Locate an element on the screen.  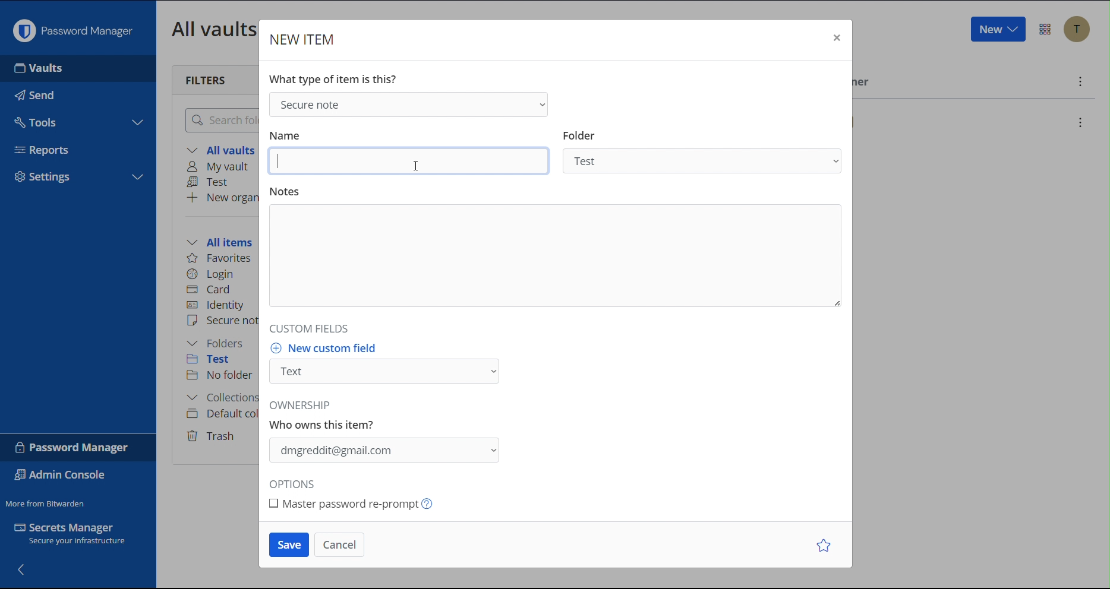
Accounts is located at coordinates (1077, 29).